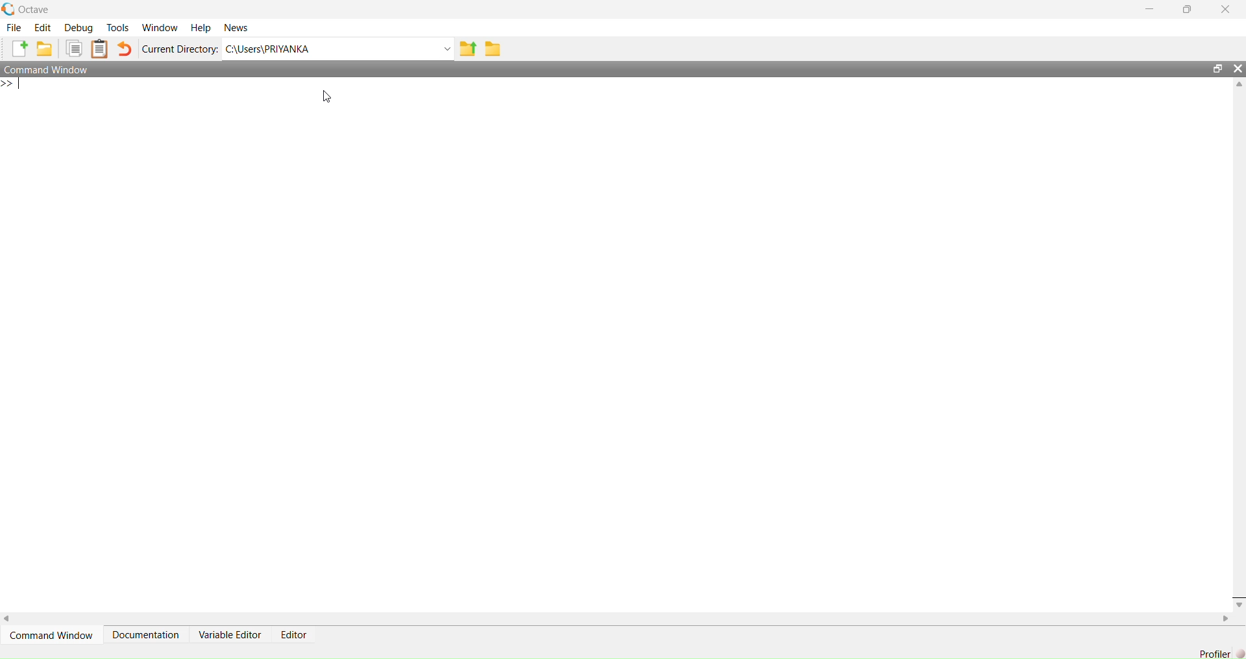 The width and height of the screenshot is (1246, 659). What do you see at coordinates (1238, 605) in the screenshot?
I see `Down` at bounding box center [1238, 605].